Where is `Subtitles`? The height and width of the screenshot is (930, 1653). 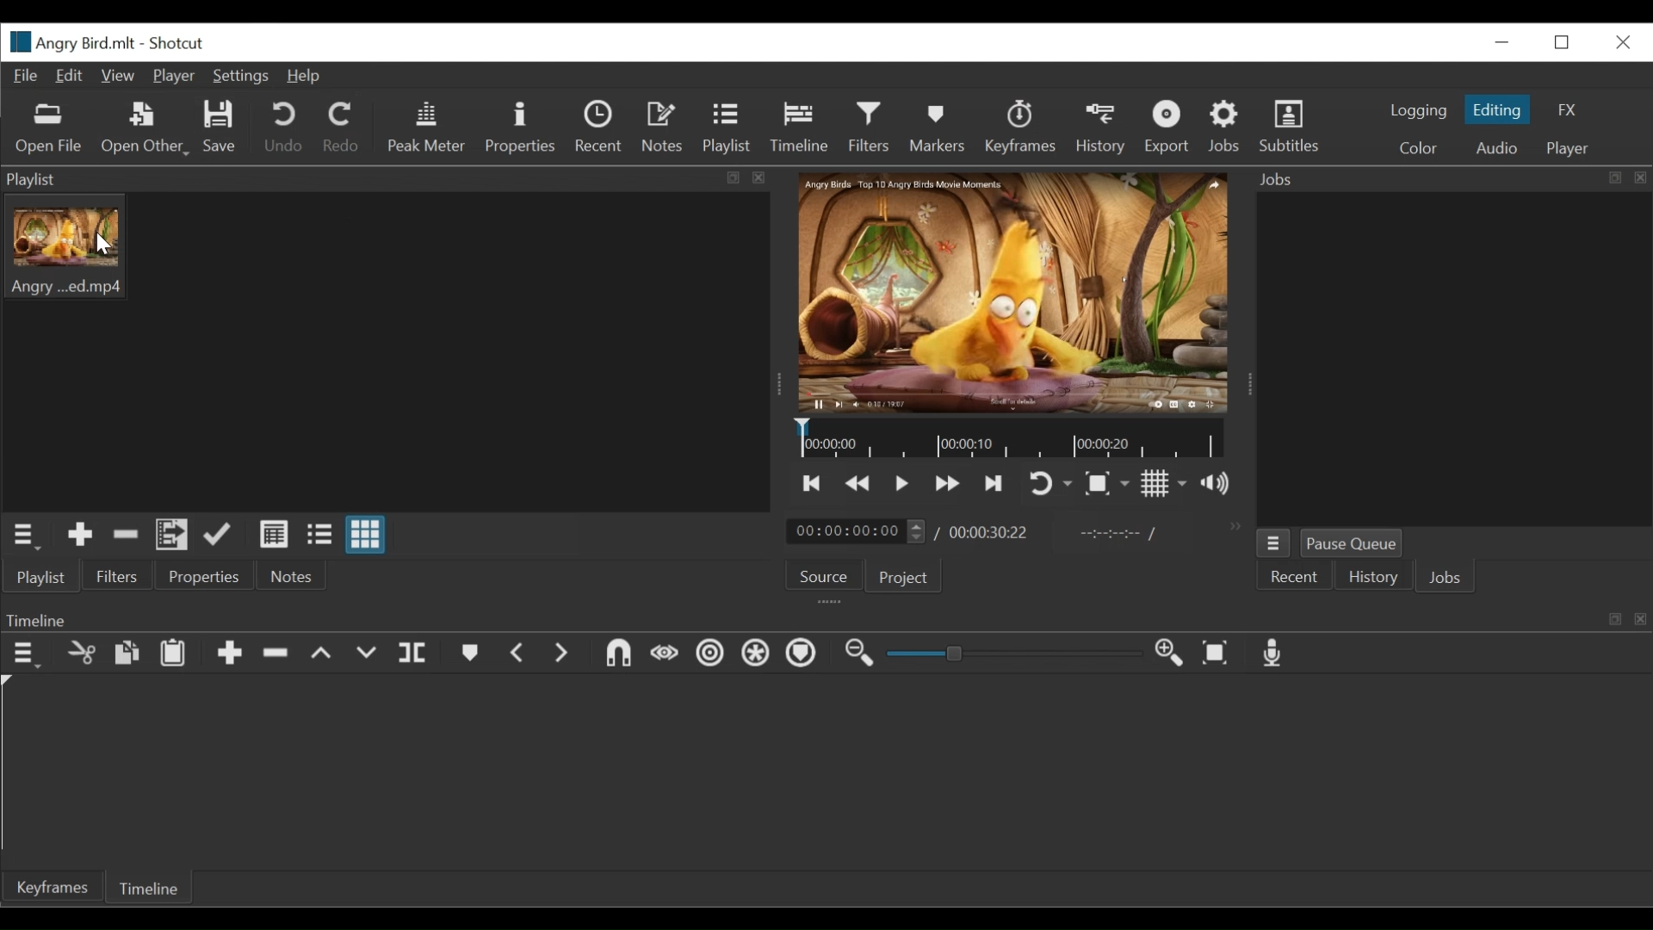
Subtitles is located at coordinates (1295, 125).